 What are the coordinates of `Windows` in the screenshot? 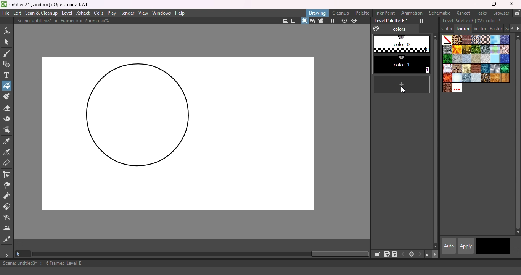 It's located at (162, 13).